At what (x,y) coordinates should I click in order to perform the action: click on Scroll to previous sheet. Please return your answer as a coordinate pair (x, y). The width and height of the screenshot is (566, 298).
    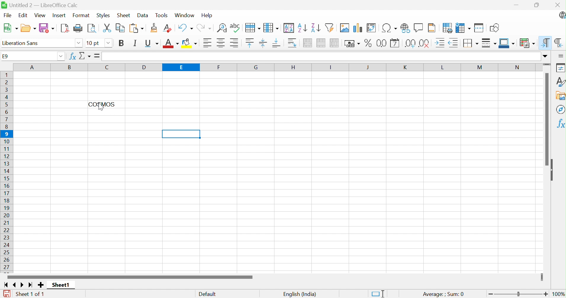
    Looking at the image, I should click on (16, 284).